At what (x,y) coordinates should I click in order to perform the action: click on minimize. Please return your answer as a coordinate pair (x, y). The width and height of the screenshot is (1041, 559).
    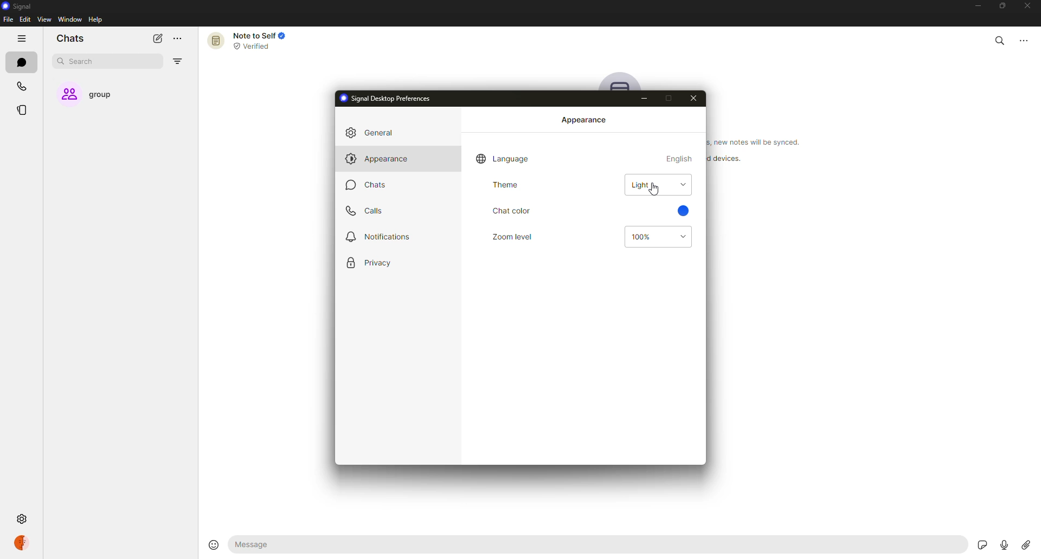
    Looking at the image, I should click on (973, 7).